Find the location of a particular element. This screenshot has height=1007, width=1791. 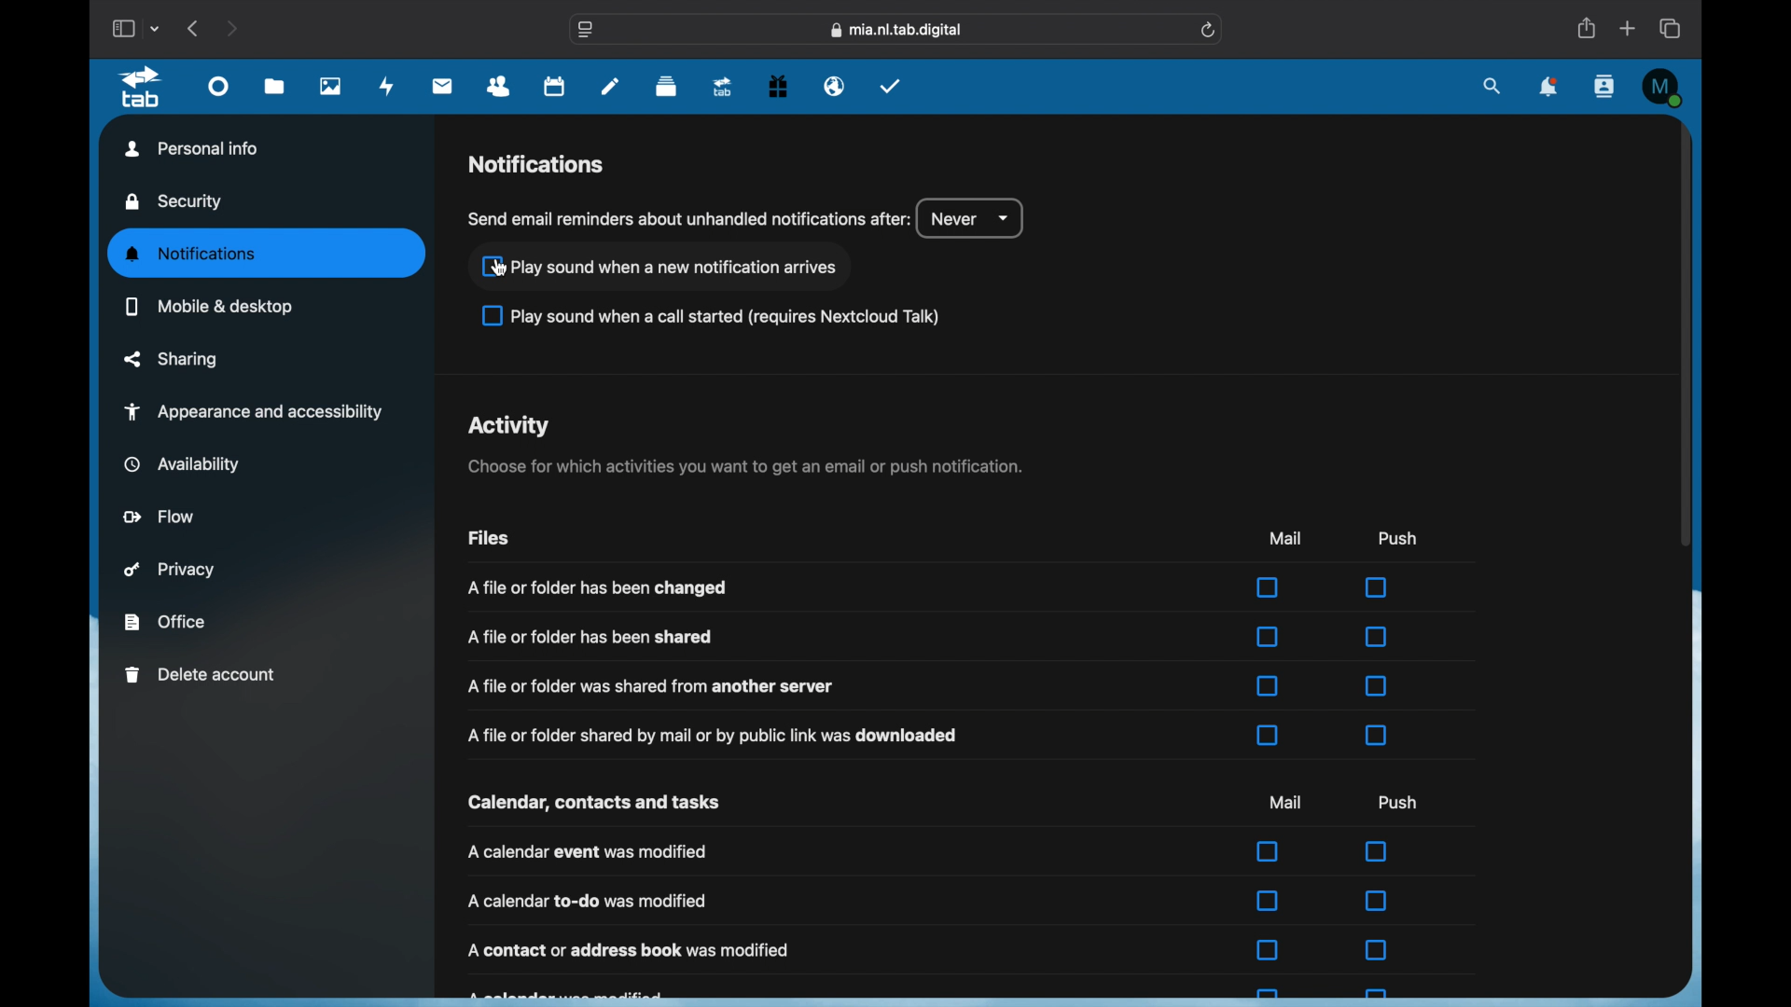

privacy is located at coordinates (172, 570).